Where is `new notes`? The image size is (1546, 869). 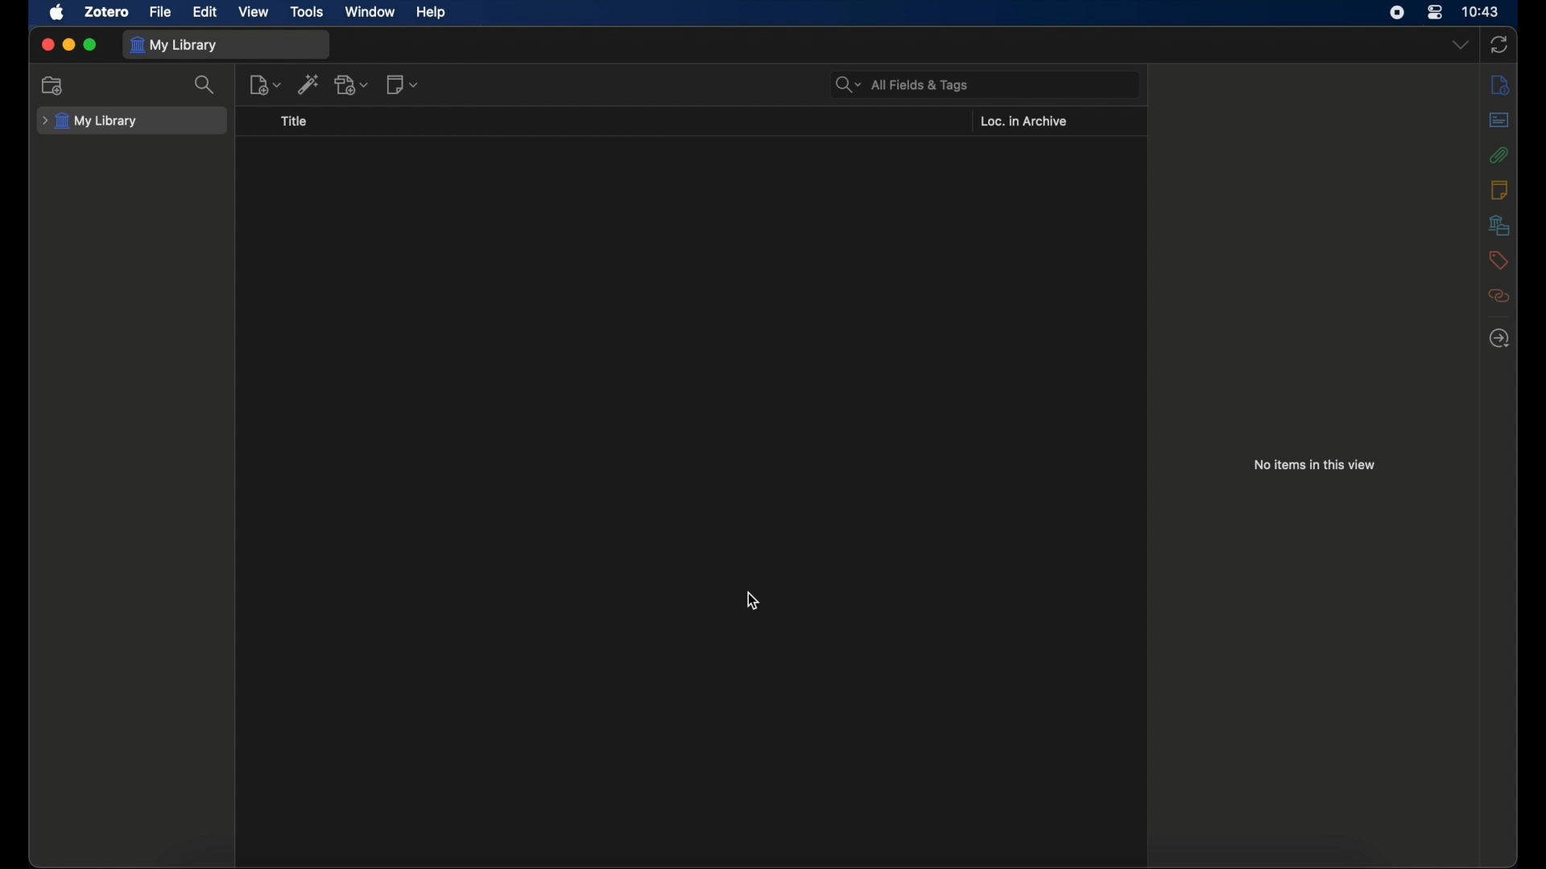
new notes is located at coordinates (402, 84).